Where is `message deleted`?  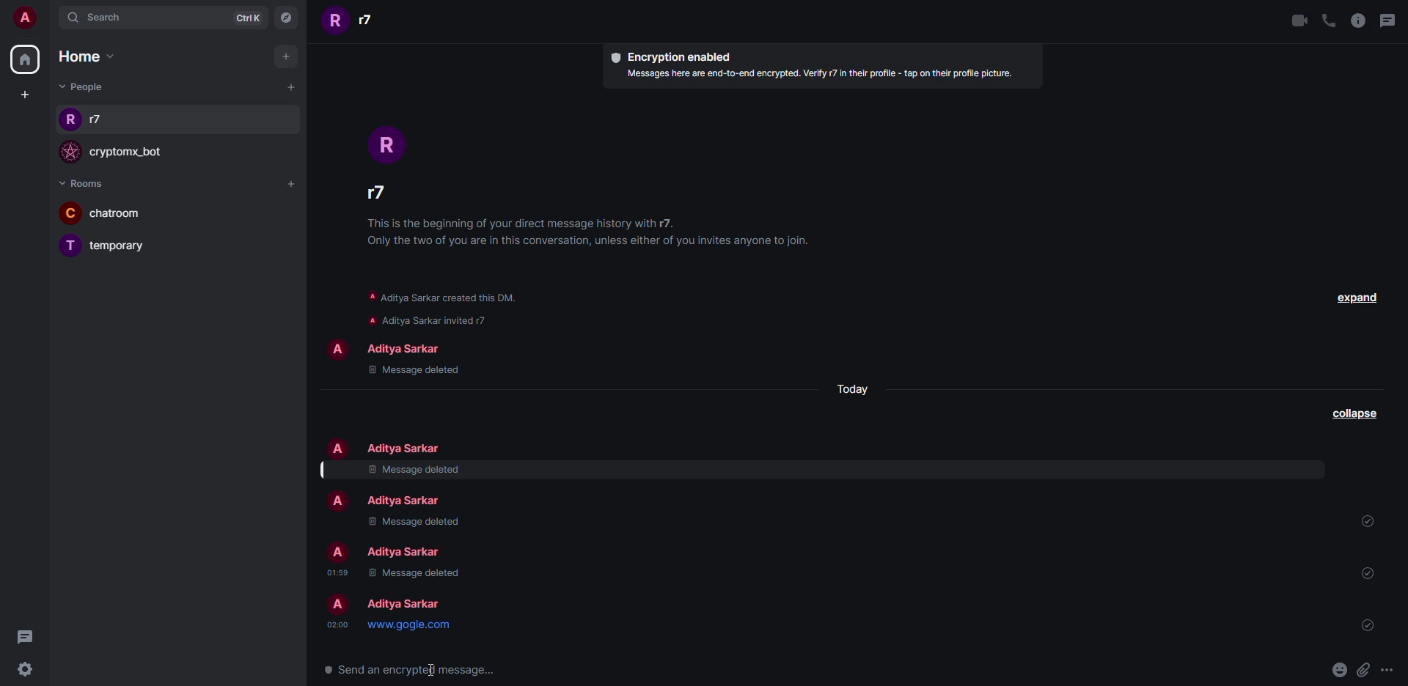 message deleted is located at coordinates (419, 575).